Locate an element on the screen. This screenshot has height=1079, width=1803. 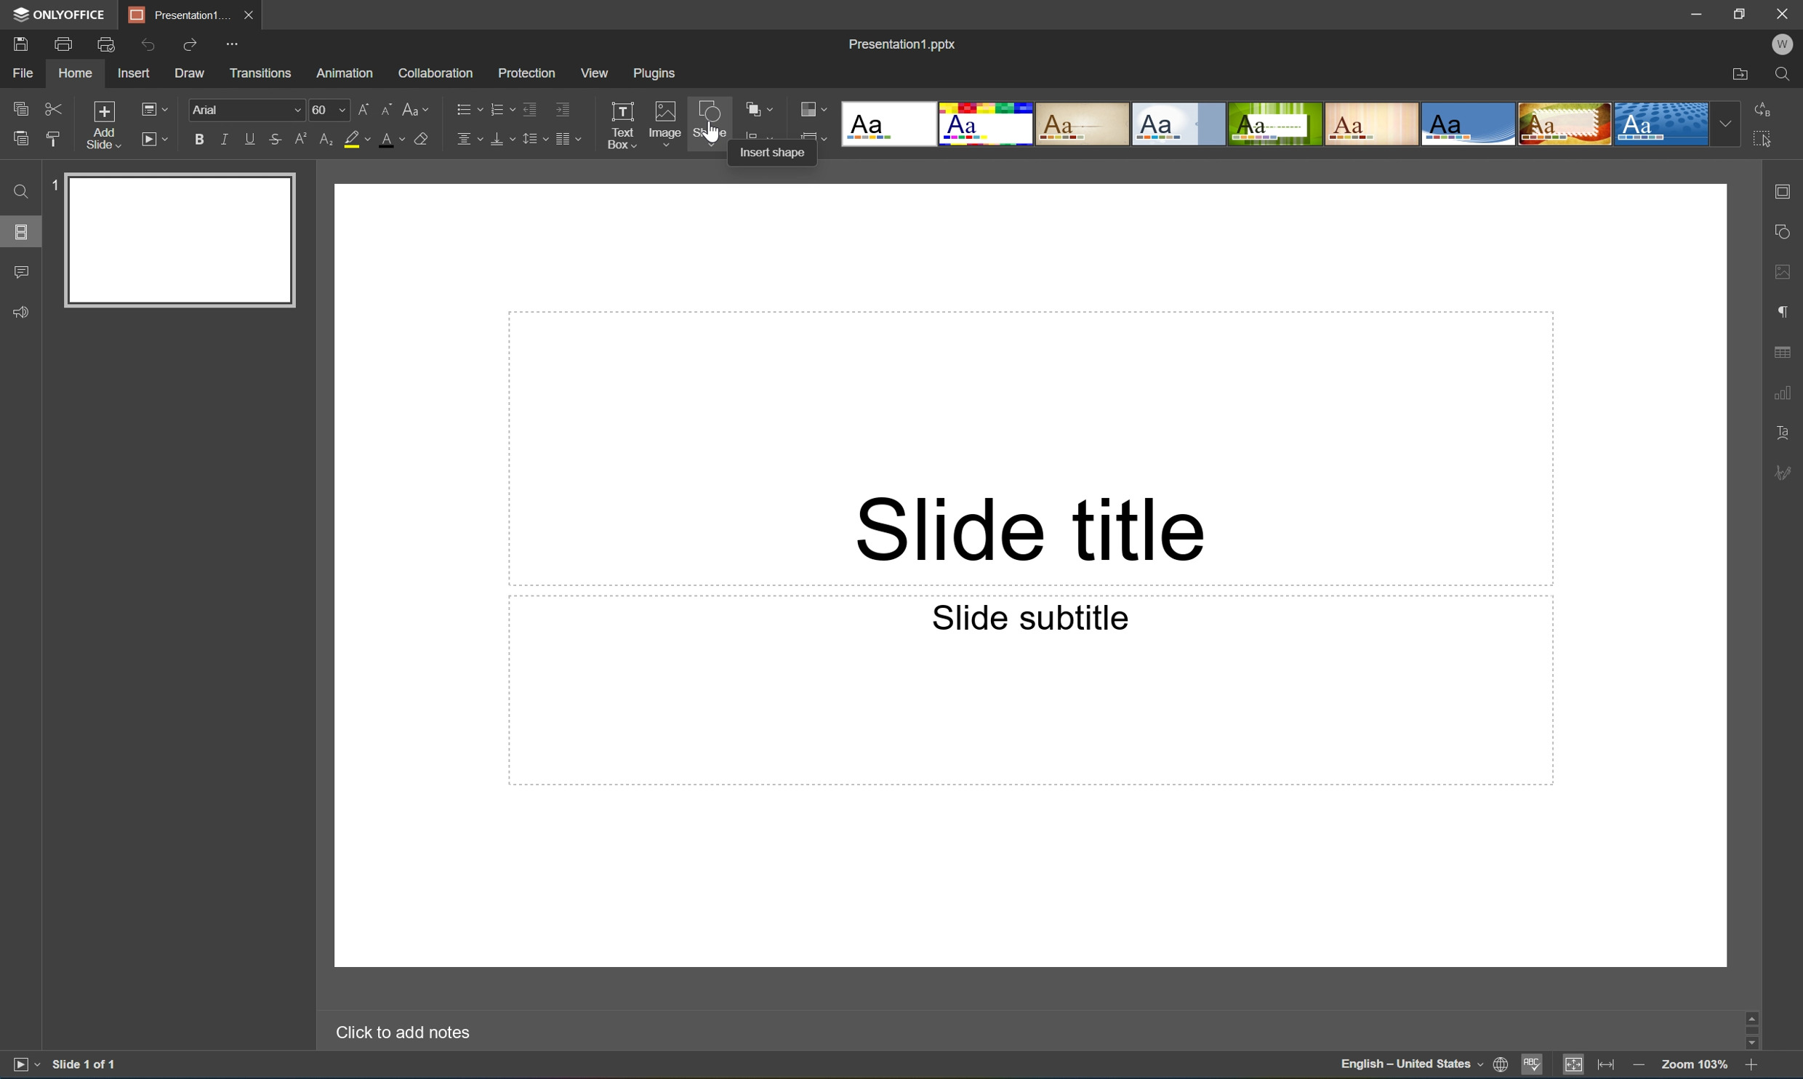
Change case is located at coordinates (419, 110).